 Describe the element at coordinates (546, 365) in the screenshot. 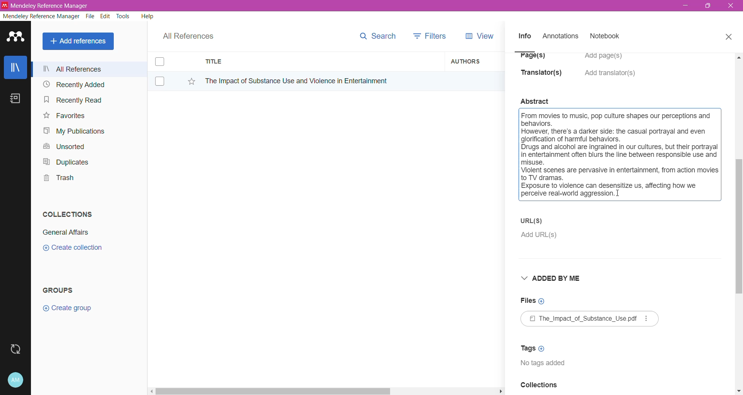

I see `Tags available for the document` at that location.